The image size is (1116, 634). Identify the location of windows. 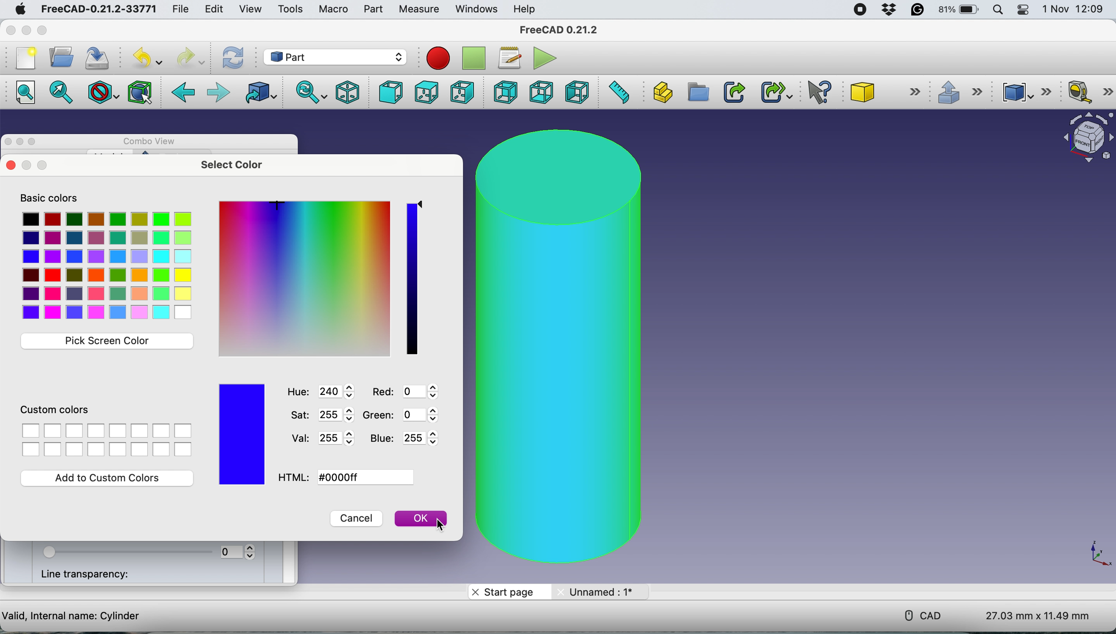
(478, 10).